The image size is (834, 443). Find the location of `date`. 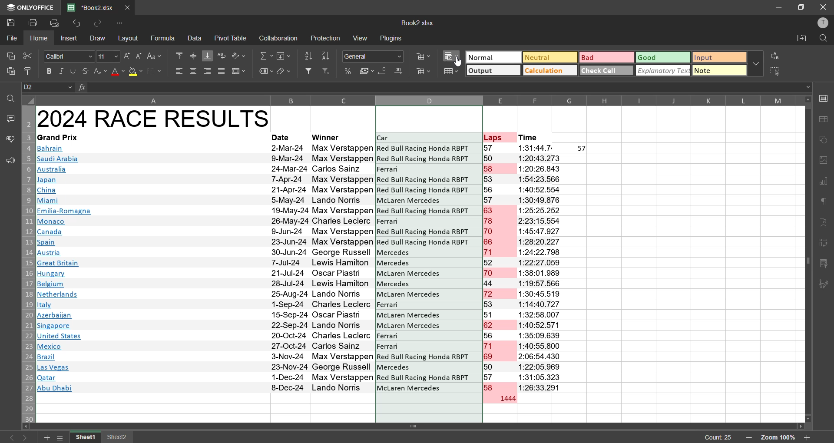

date is located at coordinates (289, 268).